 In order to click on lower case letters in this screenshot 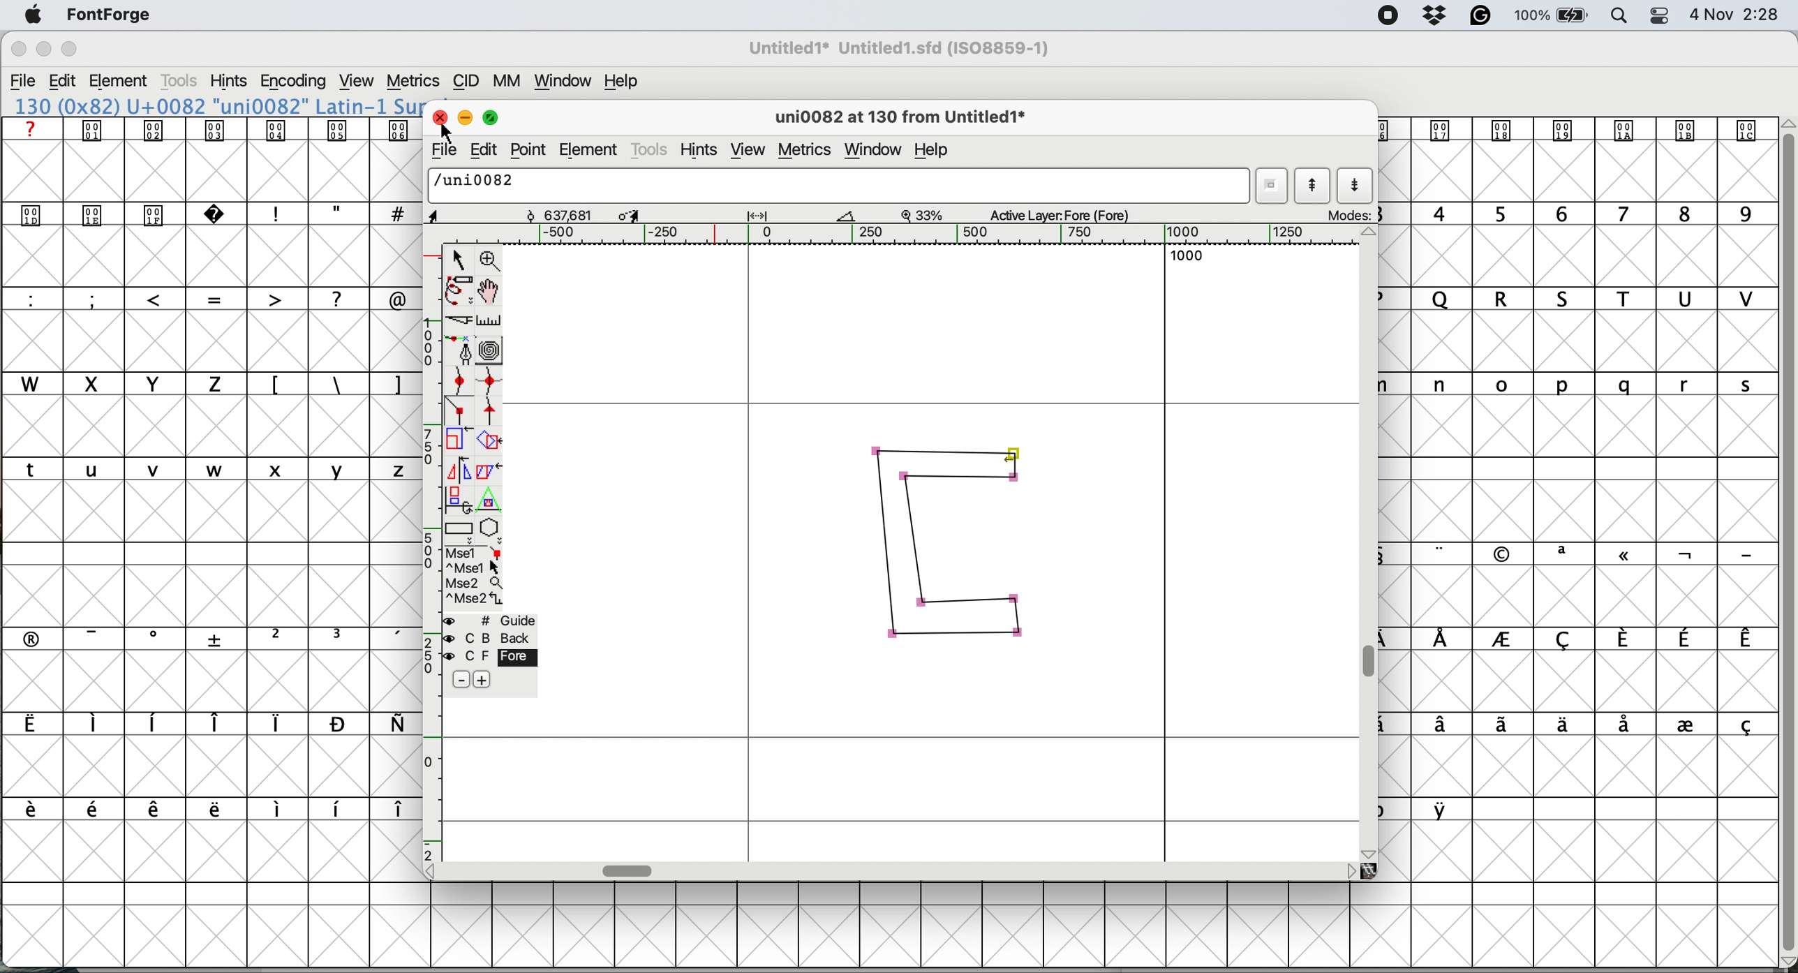, I will do `click(212, 468)`.